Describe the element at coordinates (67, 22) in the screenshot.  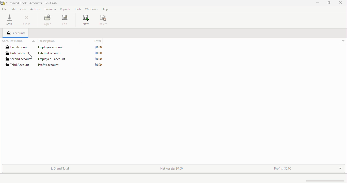
I see `Edit` at that location.